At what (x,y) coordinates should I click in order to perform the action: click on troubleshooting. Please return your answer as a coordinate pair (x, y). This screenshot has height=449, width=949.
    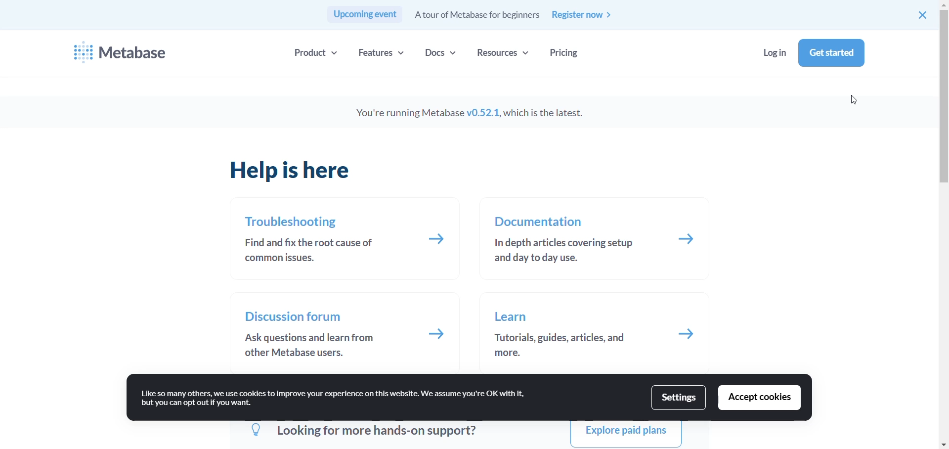
    Looking at the image, I should click on (293, 222).